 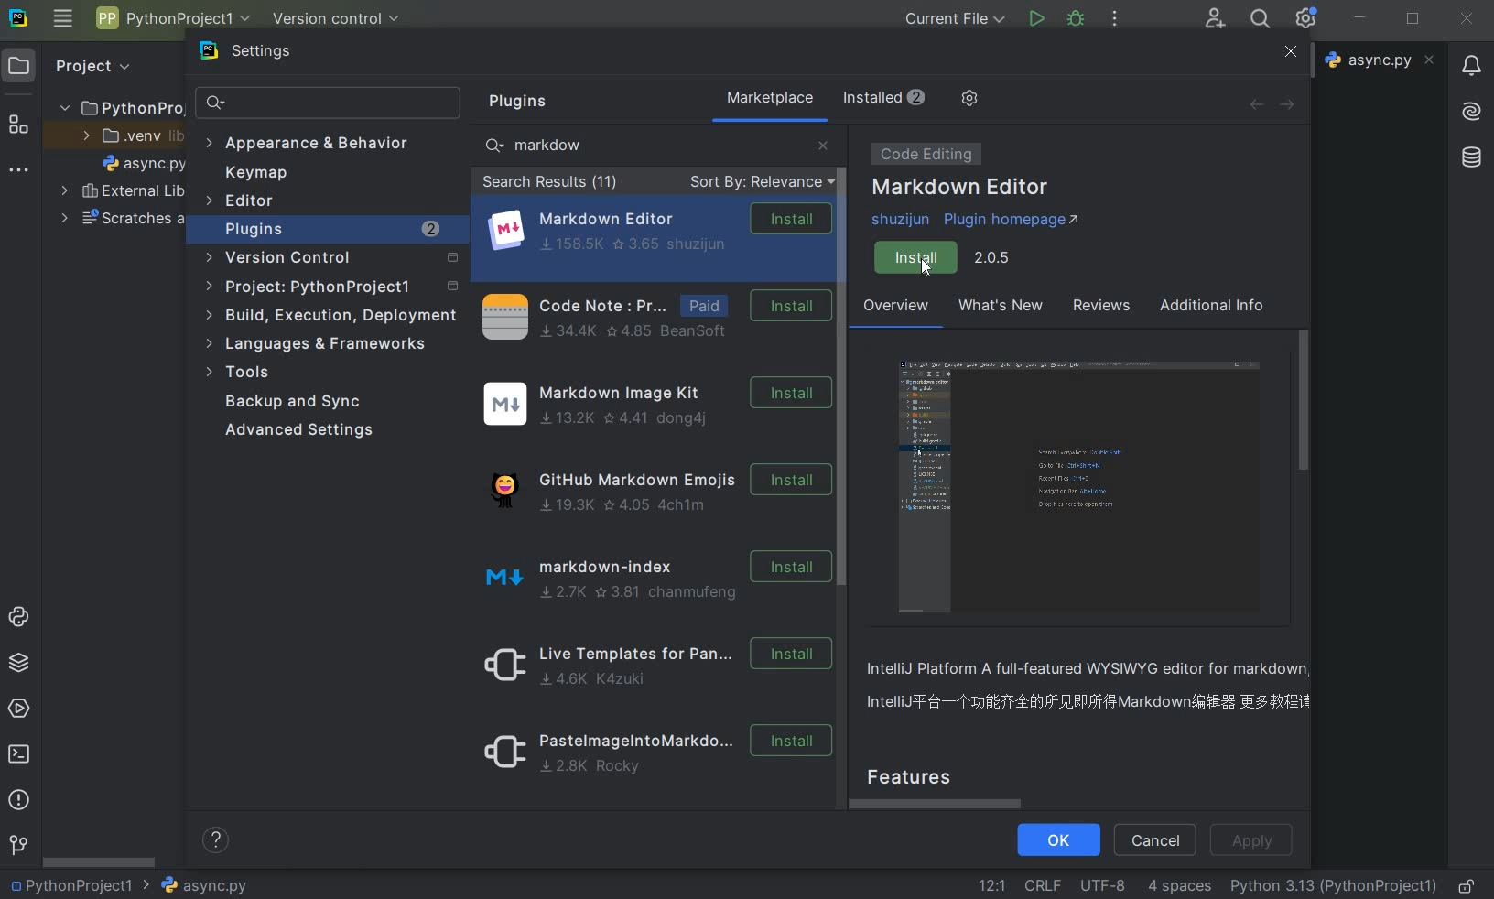 What do you see at coordinates (927, 268) in the screenshot?
I see `cursor` at bounding box center [927, 268].